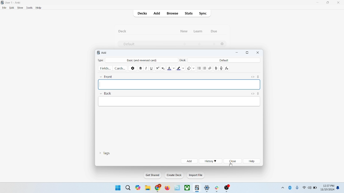 This screenshot has width=344, height=193. Describe the element at coordinates (4, 8) in the screenshot. I see `file` at that location.